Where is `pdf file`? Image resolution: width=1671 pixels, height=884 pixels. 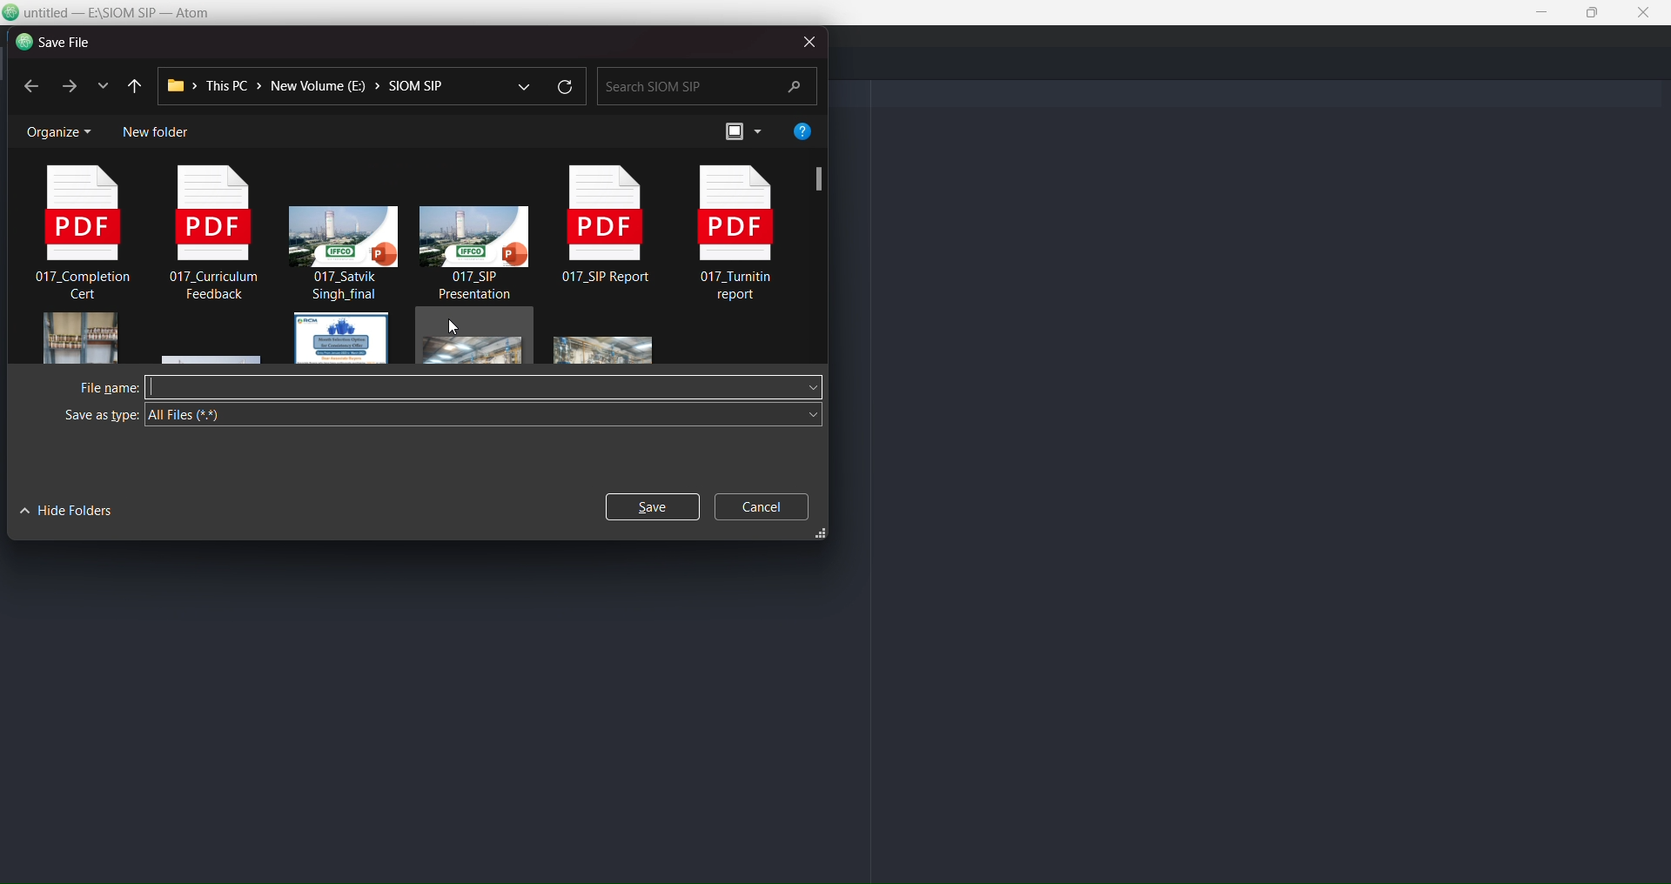
pdf file is located at coordinates (737, 234).